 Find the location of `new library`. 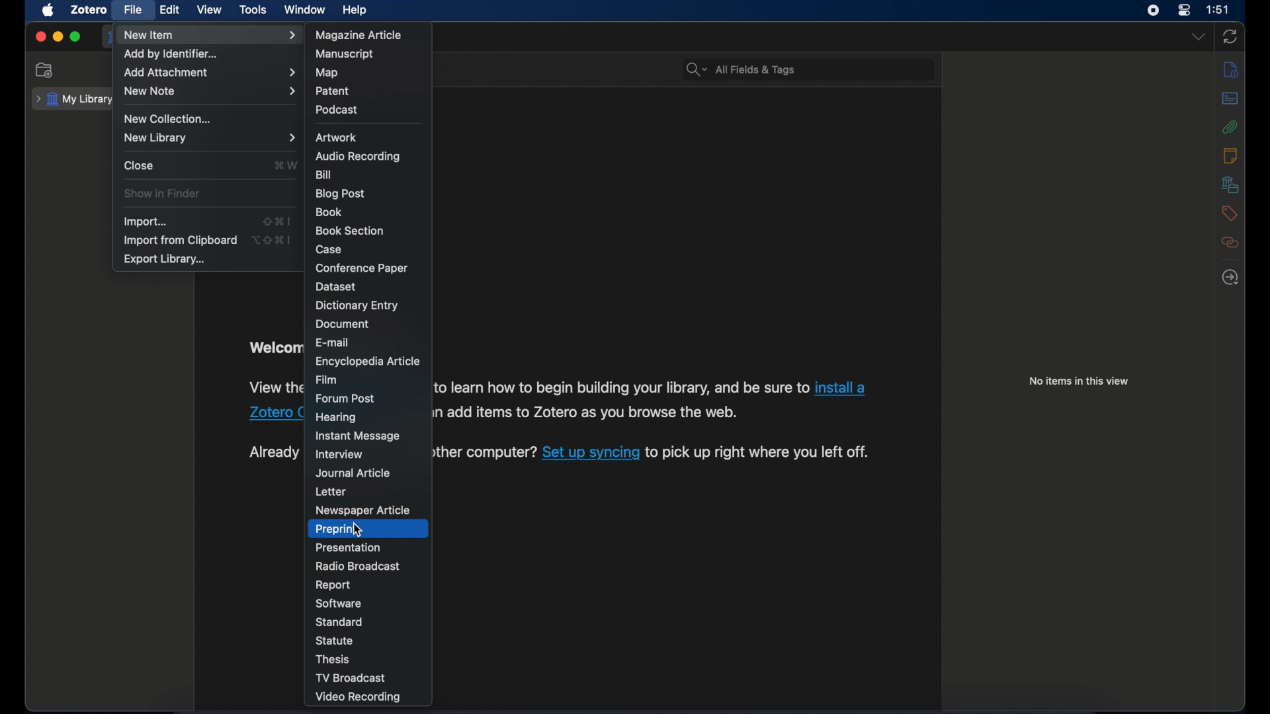

new library is located at coordinates (211, 138).